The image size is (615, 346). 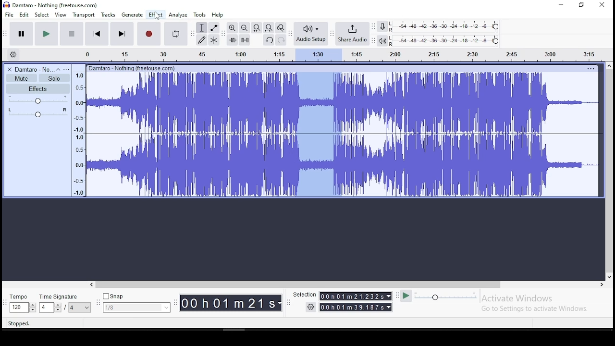 I want to click on Go to Settings to activate Windows., so click(x=536, y=309).